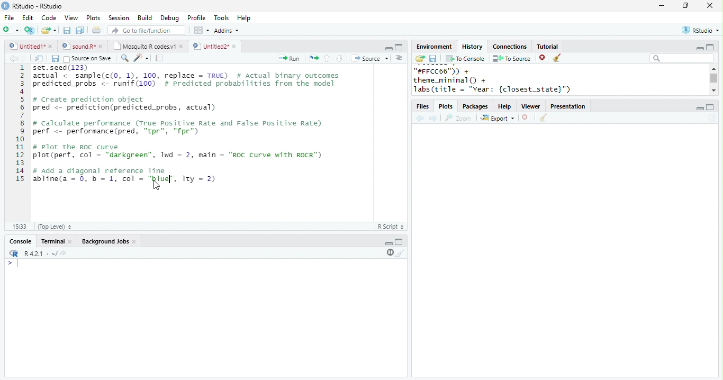  I want to click on To source, so click(512, 58).